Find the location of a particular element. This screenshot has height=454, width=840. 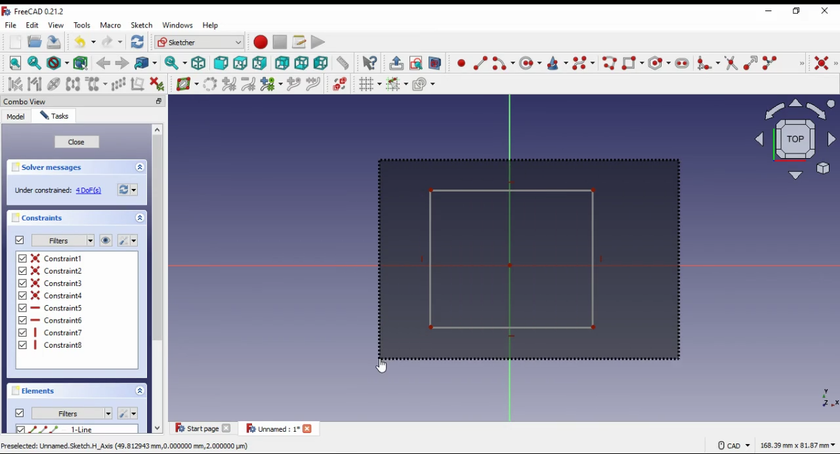

fit selection is located at coordinates (35, 63).